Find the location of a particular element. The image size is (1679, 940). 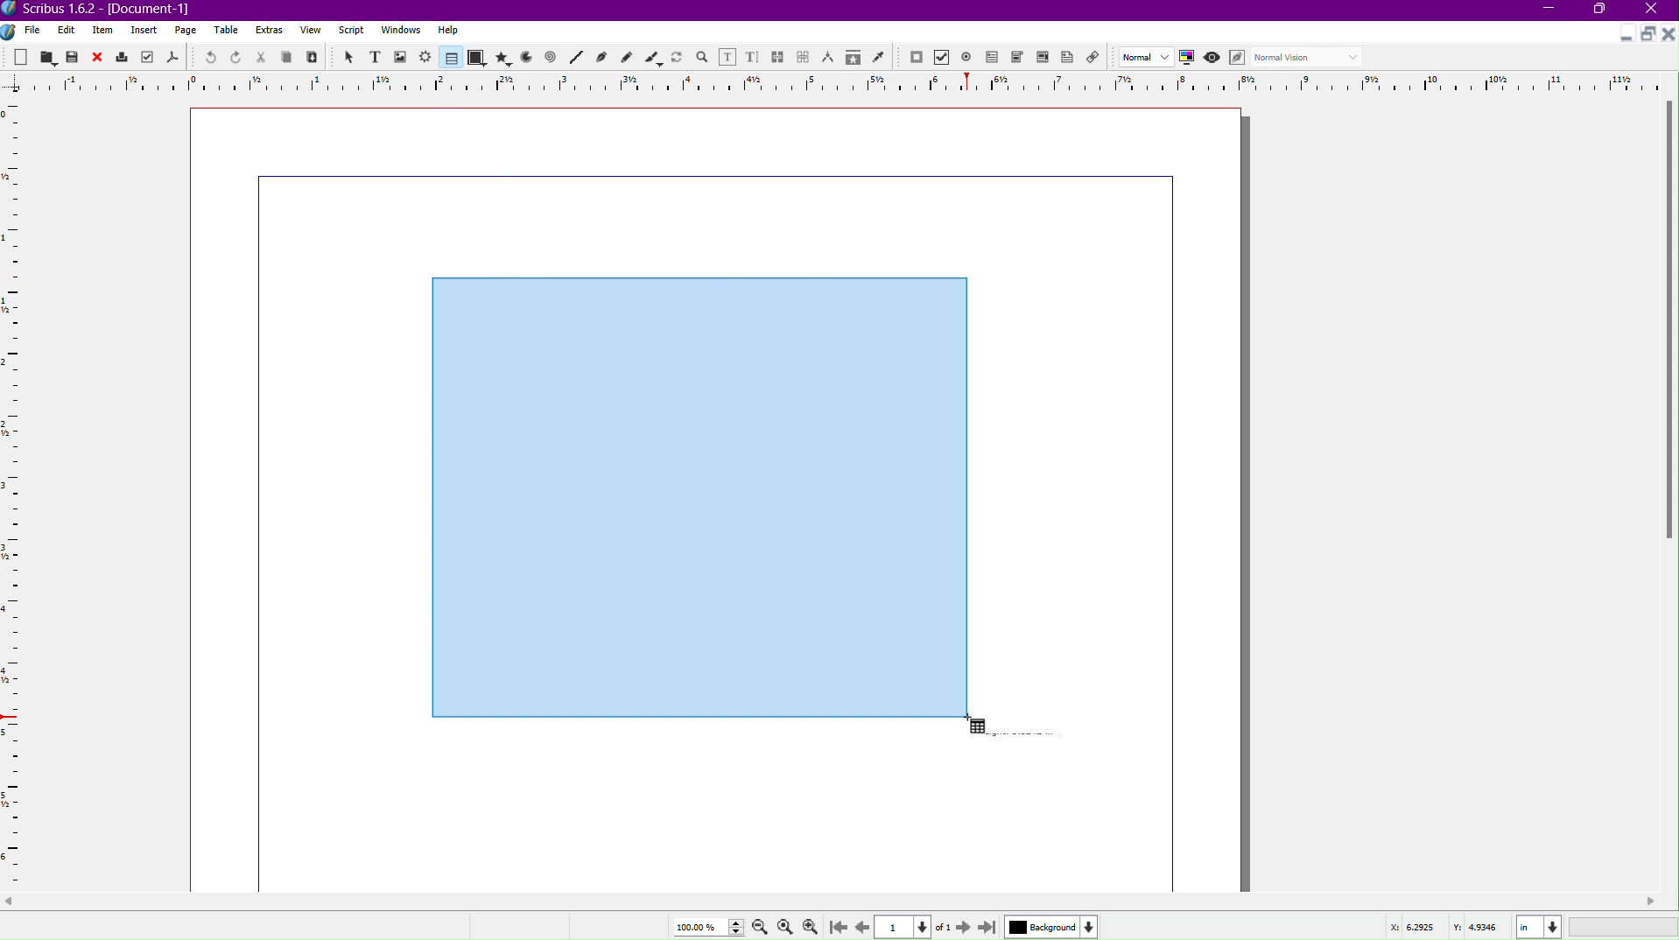

Item is located at coordinates (104, 31).